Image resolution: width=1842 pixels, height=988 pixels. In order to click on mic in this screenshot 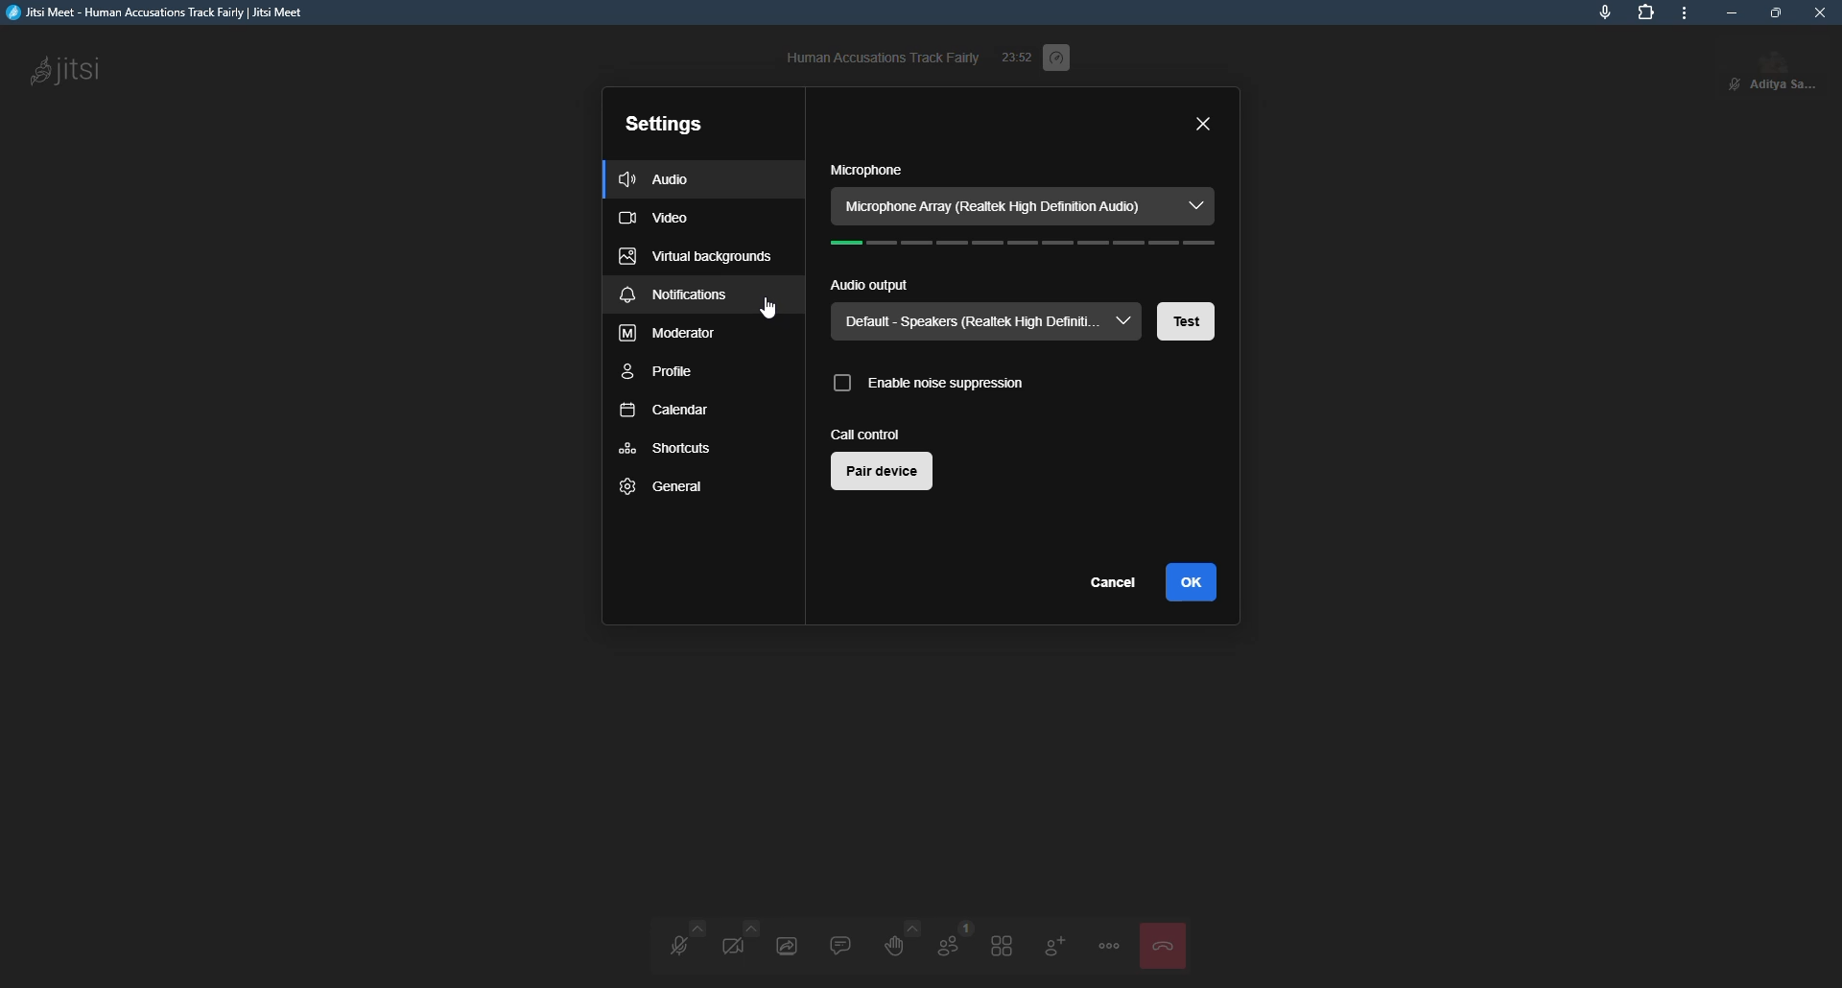, I will do `click(1604, 13)`.